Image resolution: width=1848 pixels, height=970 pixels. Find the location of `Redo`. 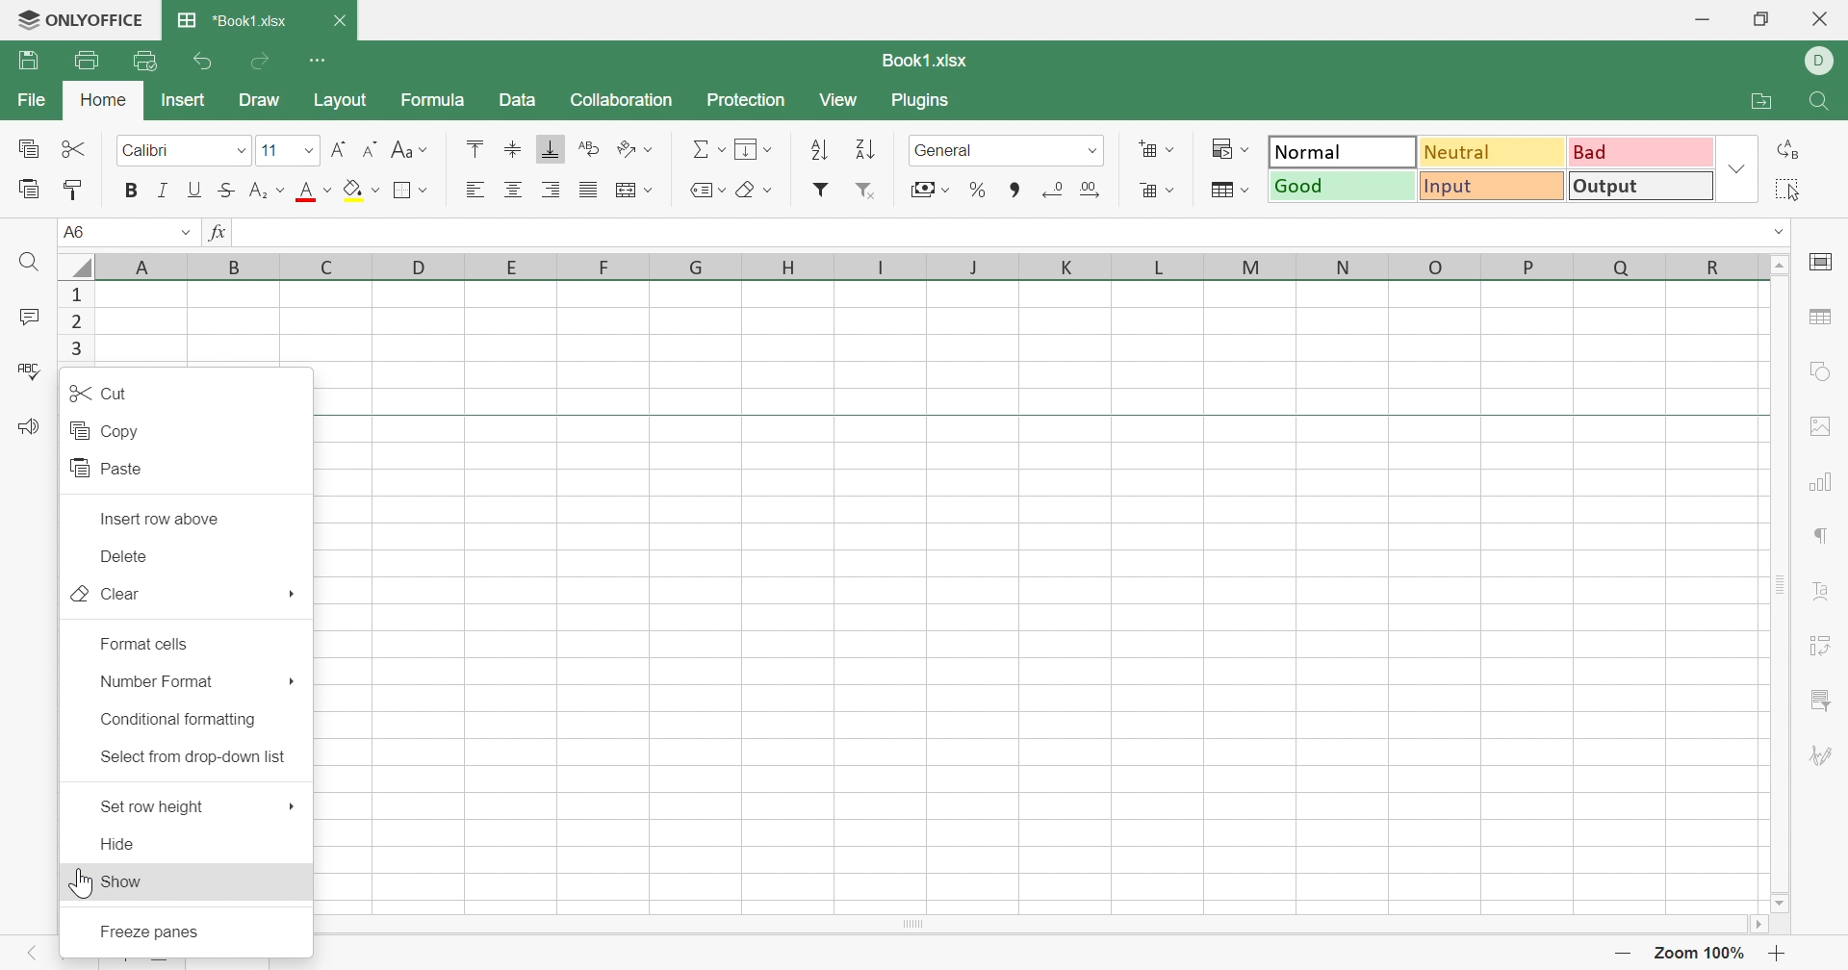

Redo is located at coordinates (262, 58).